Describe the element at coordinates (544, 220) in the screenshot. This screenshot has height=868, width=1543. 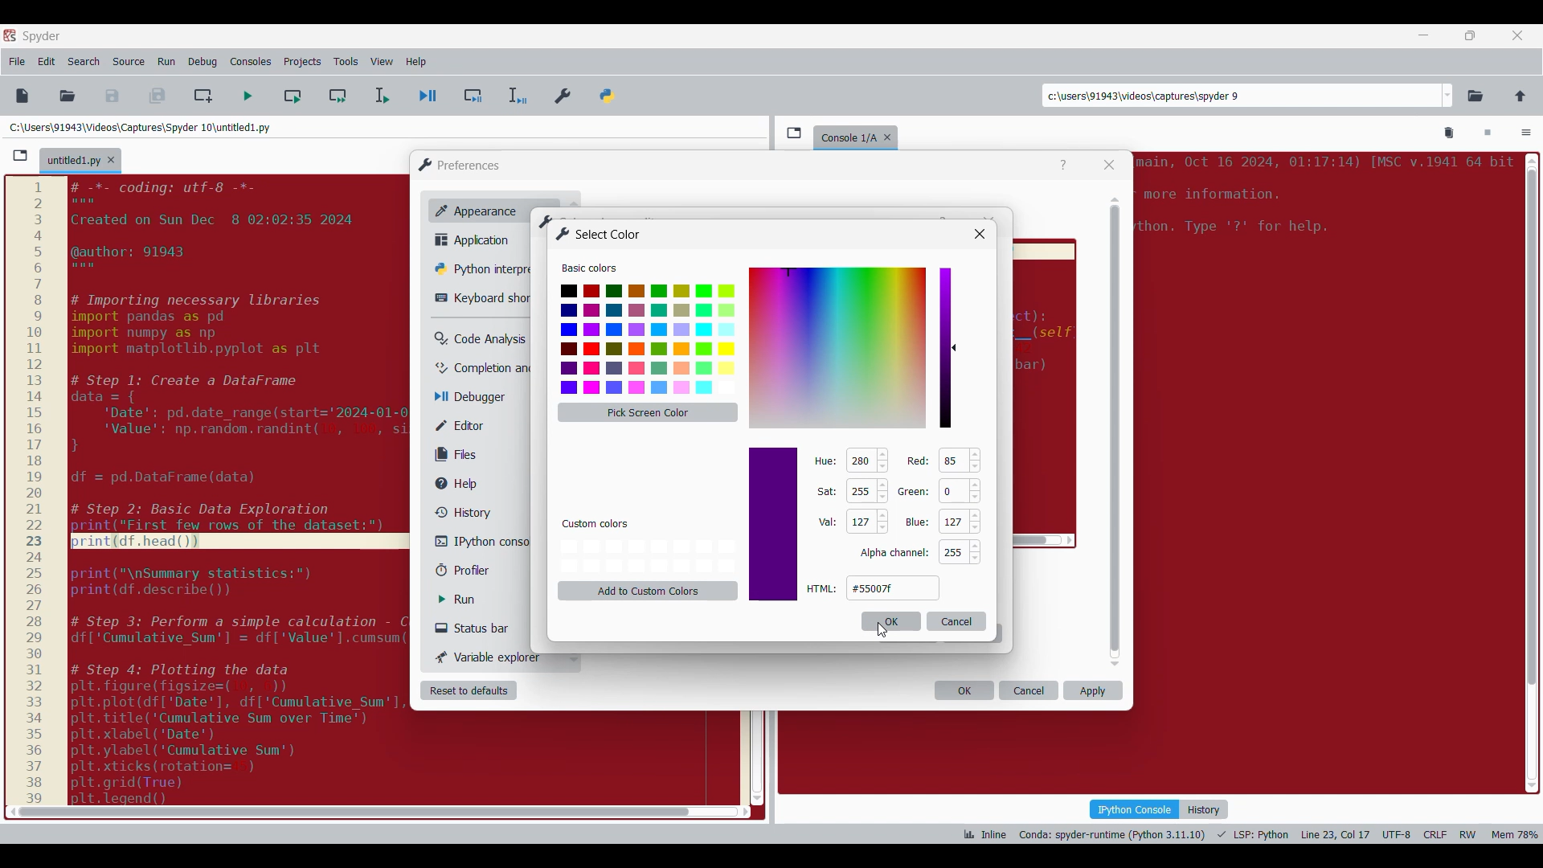
I see `Title of current window` at that location.